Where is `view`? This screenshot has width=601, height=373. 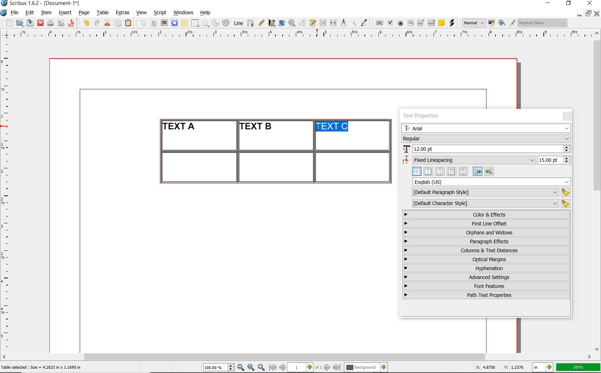
view is located at coordinates (142, 13).